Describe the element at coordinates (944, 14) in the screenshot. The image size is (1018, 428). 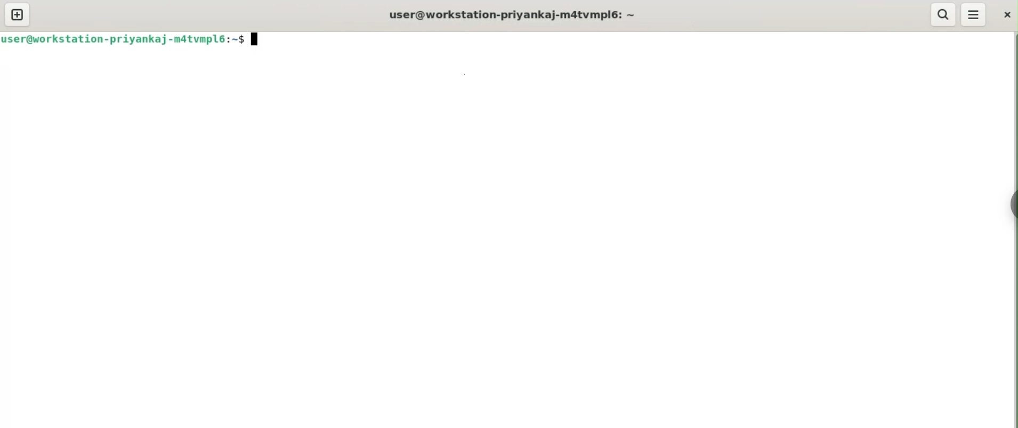
I see `search` at that location.